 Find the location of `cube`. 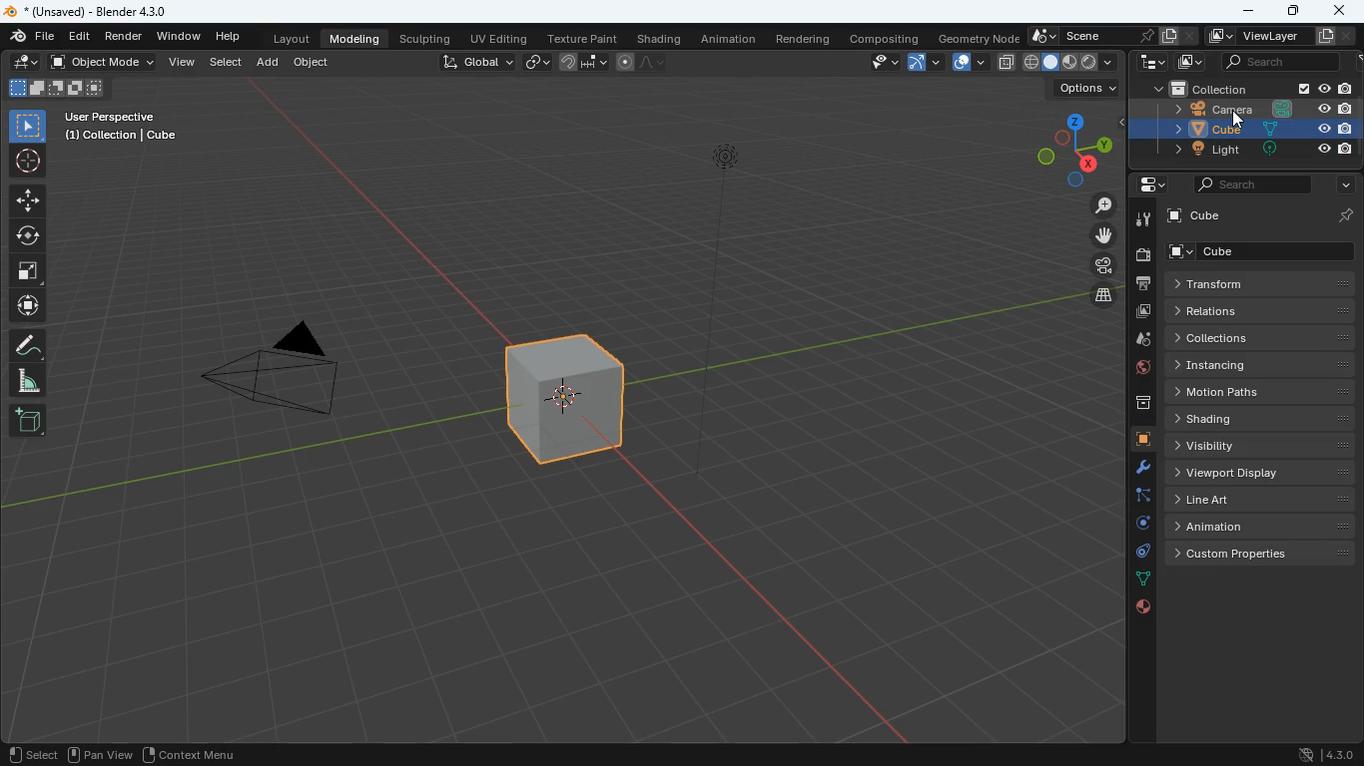

cube is located at coordinates (571, 396).